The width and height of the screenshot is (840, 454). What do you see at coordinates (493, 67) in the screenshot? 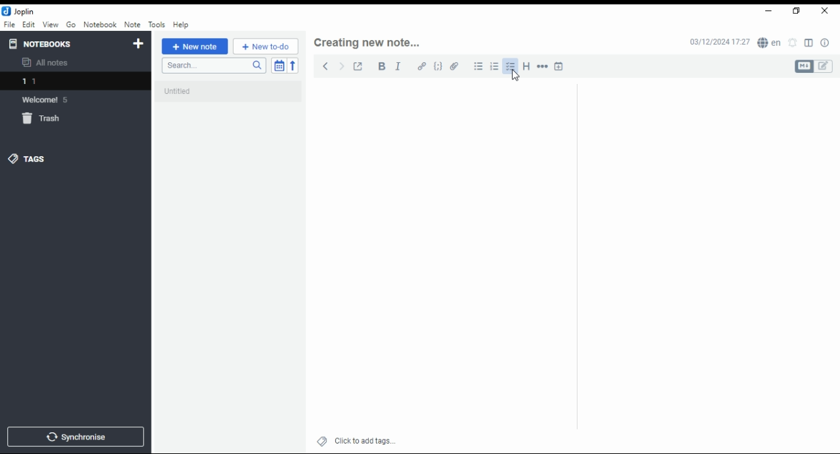
I see `numbered list` at bounding box center [493, 67].